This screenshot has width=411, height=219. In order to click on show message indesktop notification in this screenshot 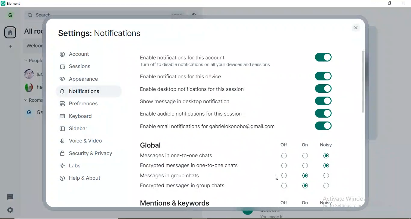, I will do `click(218, 101)`.